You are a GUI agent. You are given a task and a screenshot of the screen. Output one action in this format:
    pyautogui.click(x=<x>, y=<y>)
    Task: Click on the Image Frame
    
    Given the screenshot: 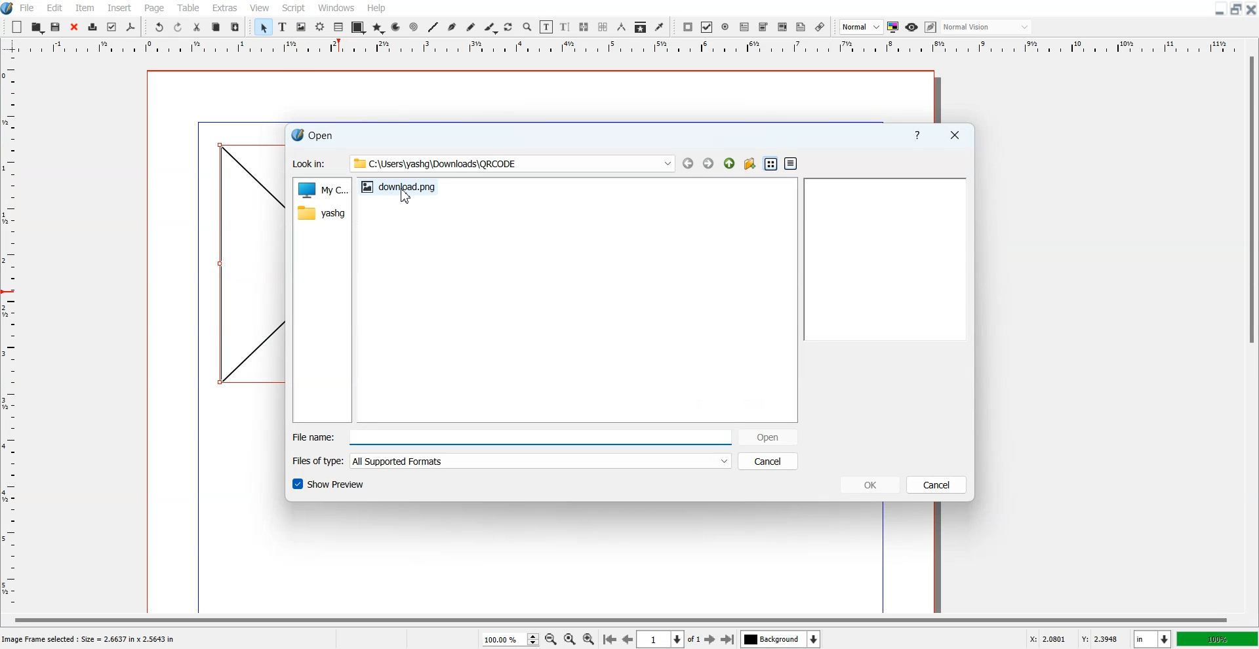 What is the action you would take?
    pyautogui.click(x=301, y=27)
    